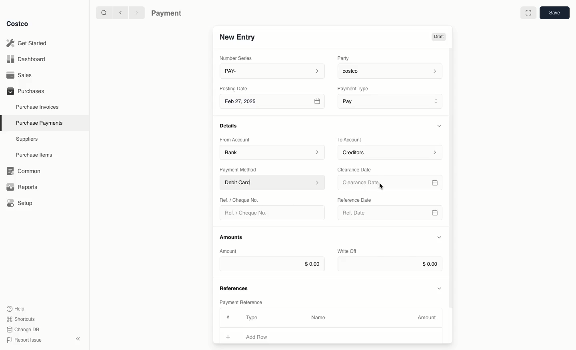  I want to click on Write Off, so click(347, 252).